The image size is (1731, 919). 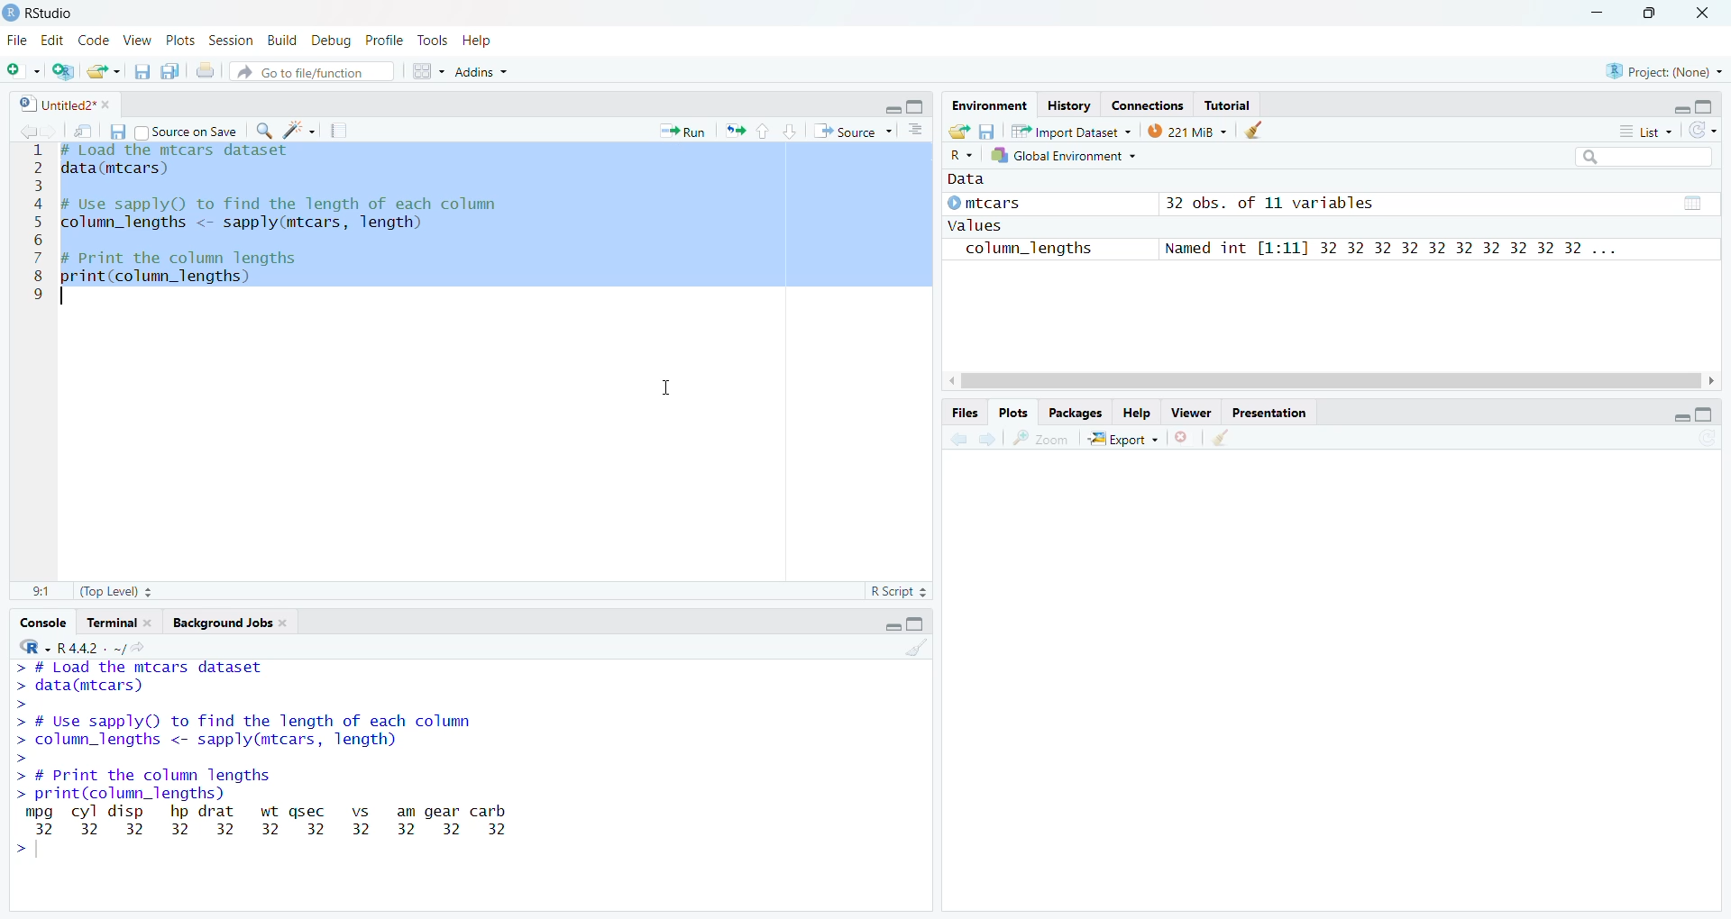 What do you see at coordinates (1394, 250) in the screenshot?
I see `Named int [1:11] 32 32 32 32 32 32 32 32 32 32 ...` at bounding box center [1394, 250].